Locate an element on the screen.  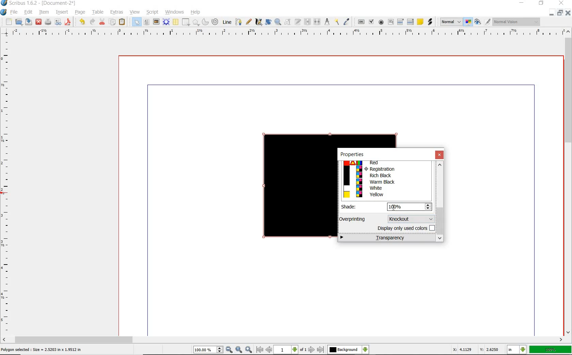
Warm Black is located at coordinates (386, 182).